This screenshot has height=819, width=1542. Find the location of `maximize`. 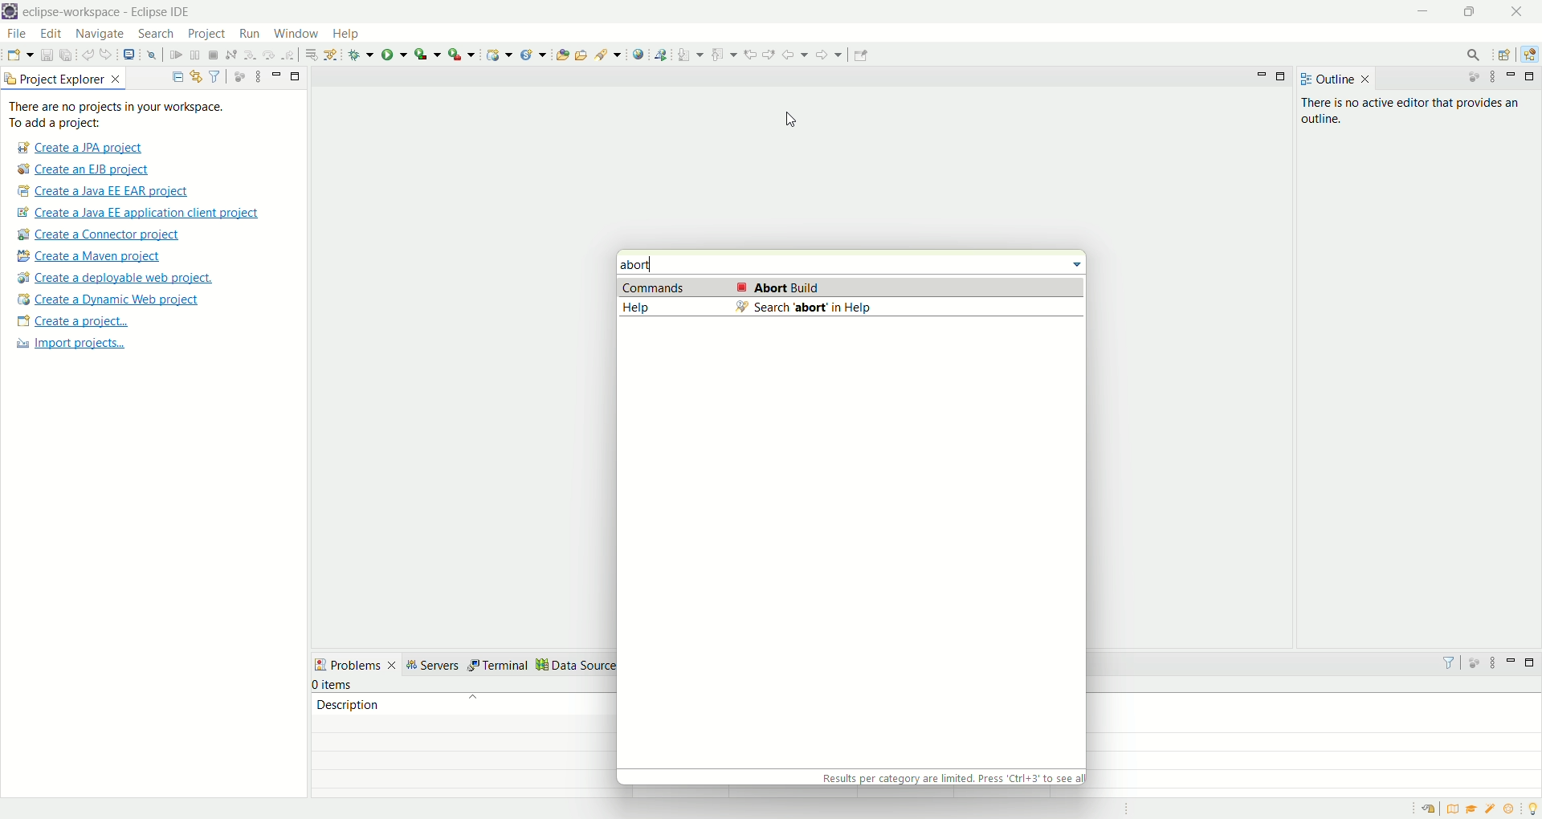

maximize is located at coordinates (1532, 75).